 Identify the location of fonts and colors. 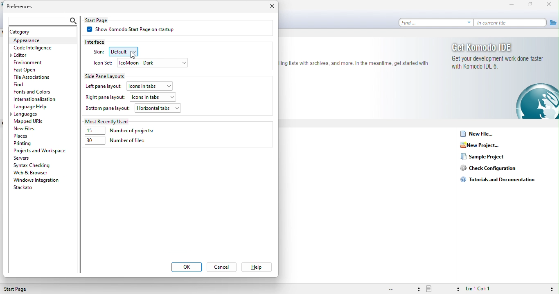
(34, 92).